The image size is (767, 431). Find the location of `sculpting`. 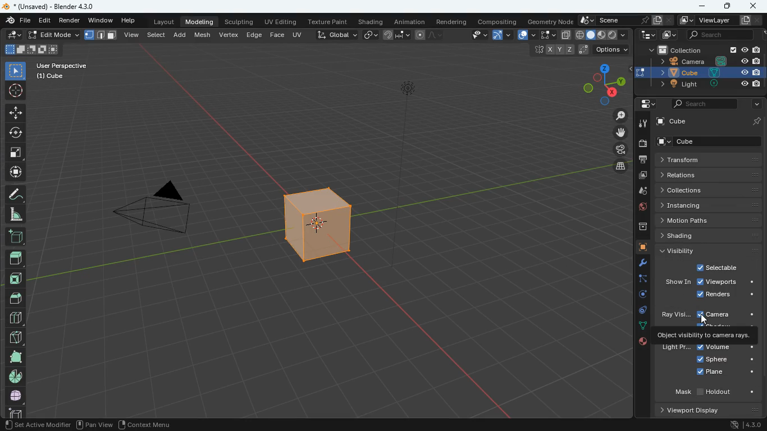

sculpting is located at coordinates (240, 22).